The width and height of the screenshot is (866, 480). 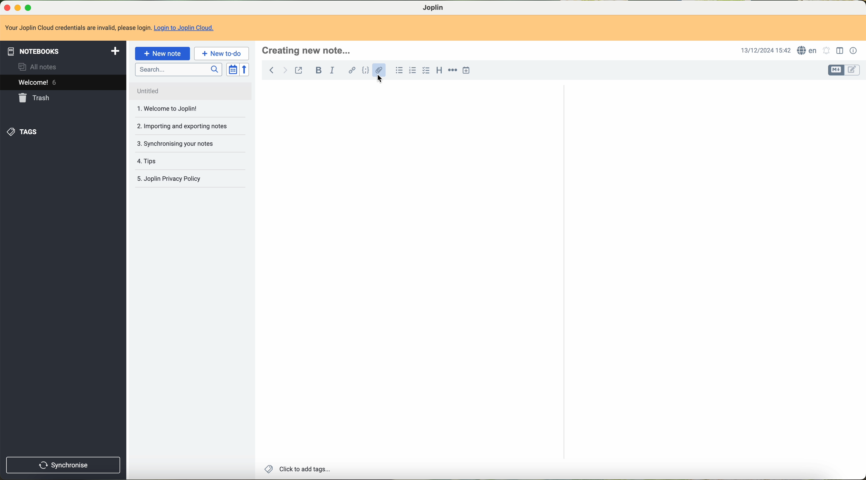 What do you see at coordinates (272, 70) in the screenshot?
I see `navigate back note` at bounding box center [272, 70].